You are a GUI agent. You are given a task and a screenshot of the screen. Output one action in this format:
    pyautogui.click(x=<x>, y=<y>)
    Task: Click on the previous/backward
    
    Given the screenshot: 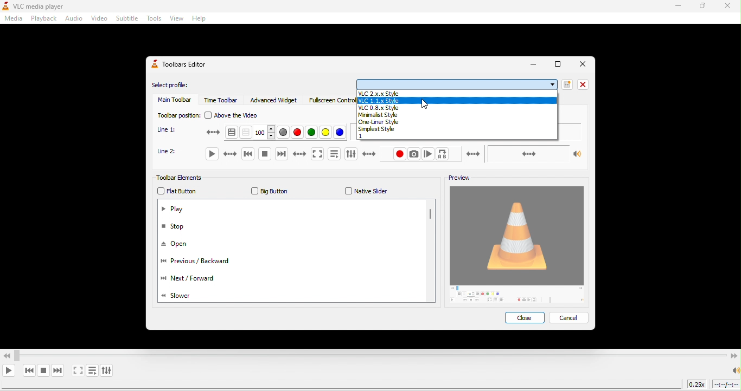 What is the action you would take?
    pyautogui.click(x=198, y=262)
    